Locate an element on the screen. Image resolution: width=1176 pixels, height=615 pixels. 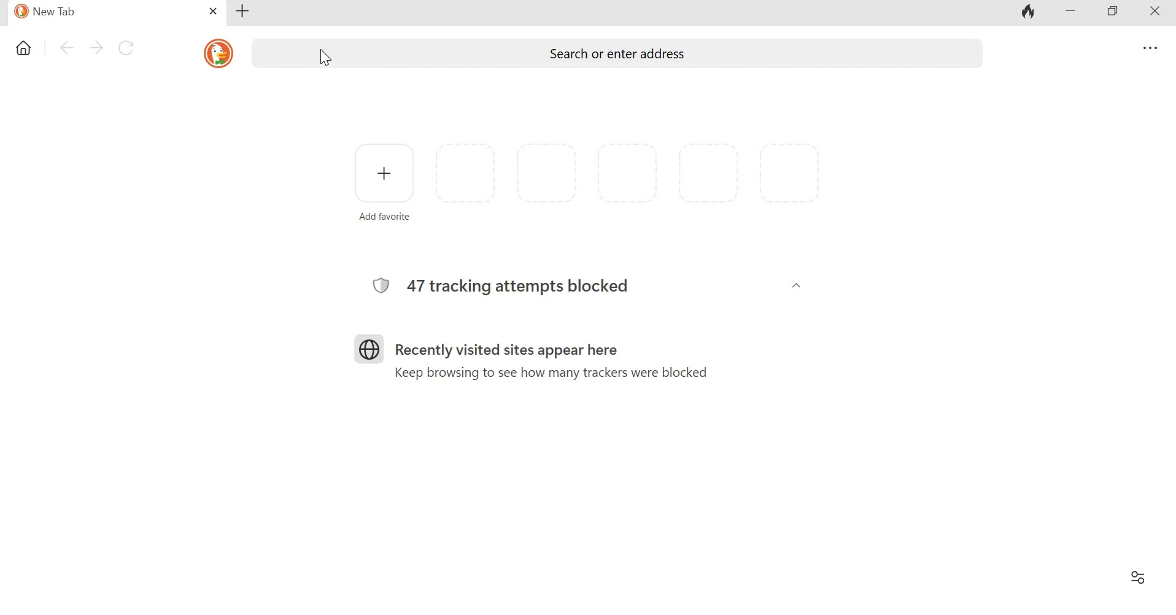
Filter settings is located at coordinates (1139, 577).